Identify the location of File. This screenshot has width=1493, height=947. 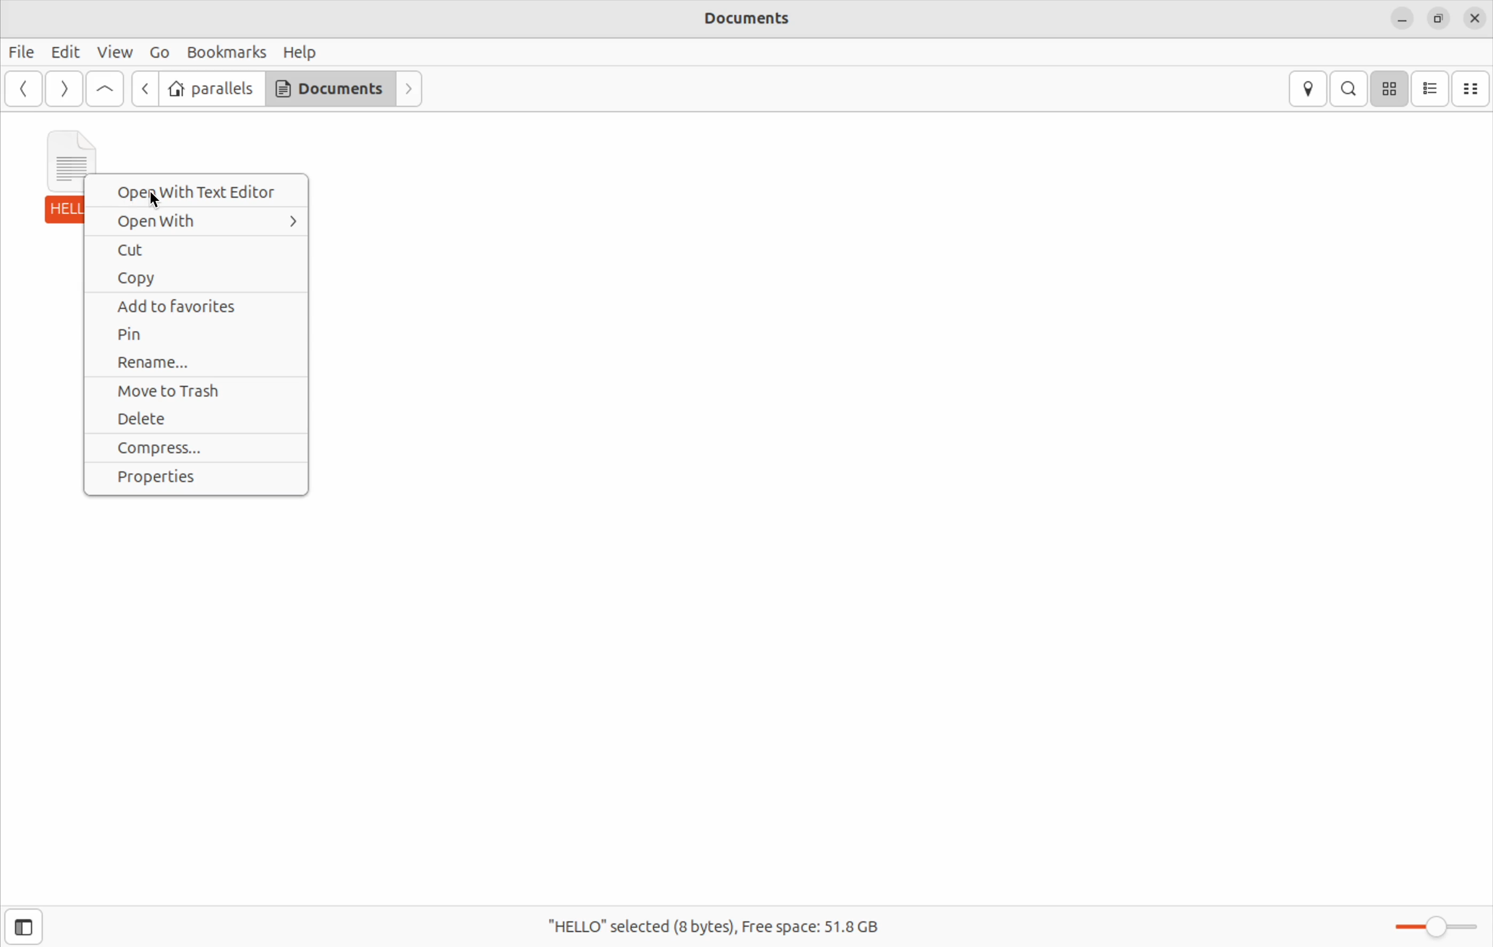
(21, 53).